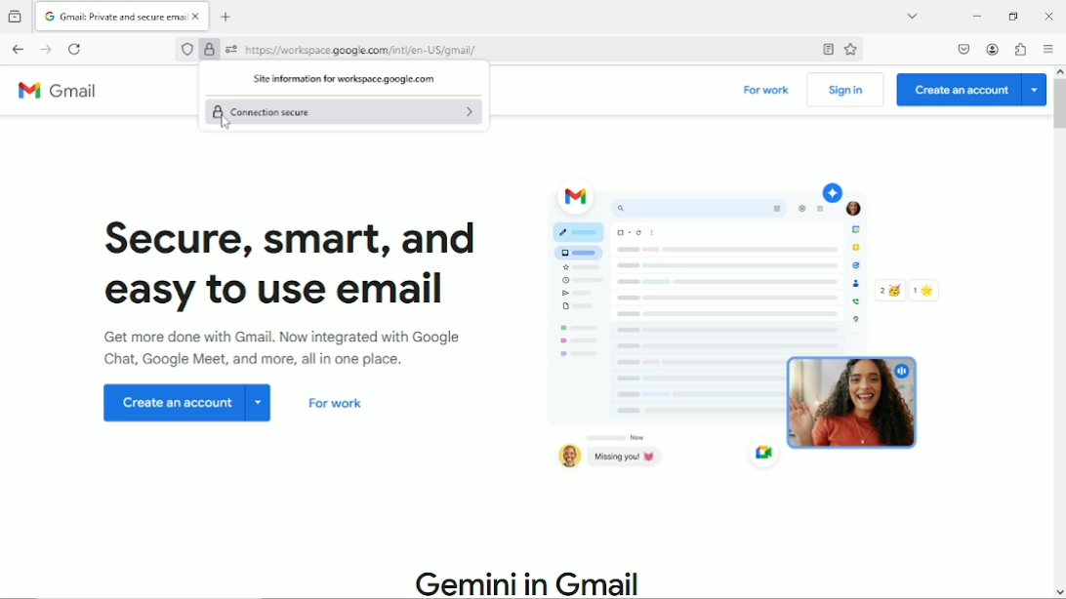 The image size is (1066, 599). What do you see at coordinates (848, 91) in the screenshot?
I see `Sign in` at bounding box center [848, 91].